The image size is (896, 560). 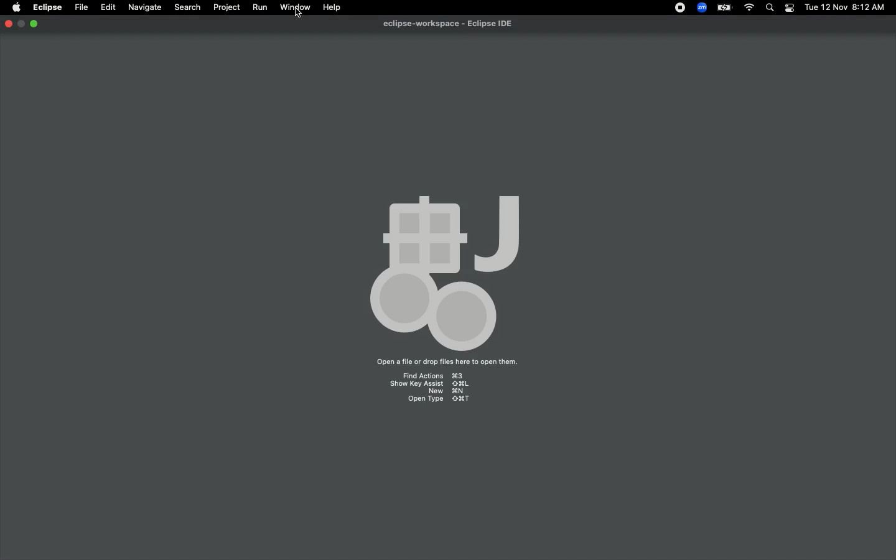 I want to click on Minimize, so click(x=21, y=24).